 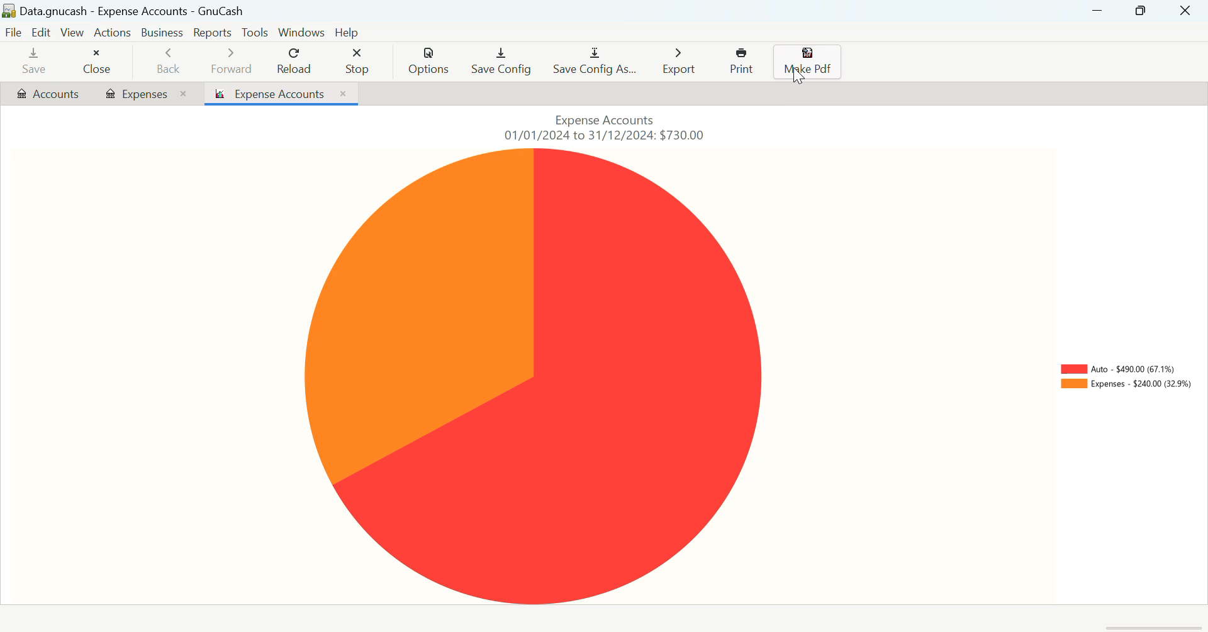 What do you see at coordinates (596, 62) in the screenshot?
I see `Save Config As` at bounding box center [596, 62].